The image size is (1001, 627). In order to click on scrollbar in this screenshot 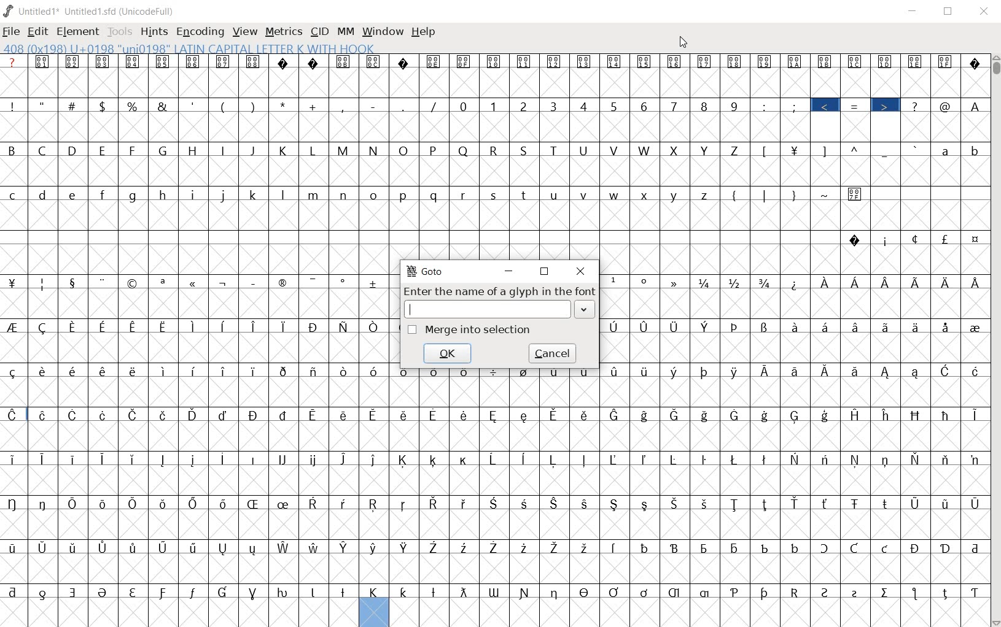, I will do `click(995, 339)`.